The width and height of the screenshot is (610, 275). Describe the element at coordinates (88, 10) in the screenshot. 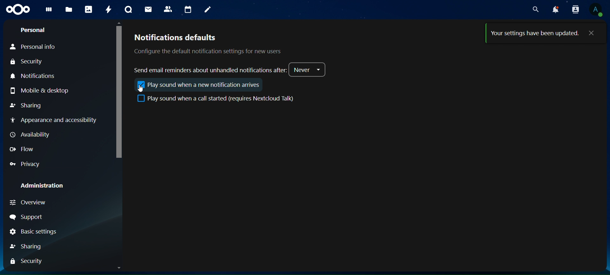

I see `photos` at that location.